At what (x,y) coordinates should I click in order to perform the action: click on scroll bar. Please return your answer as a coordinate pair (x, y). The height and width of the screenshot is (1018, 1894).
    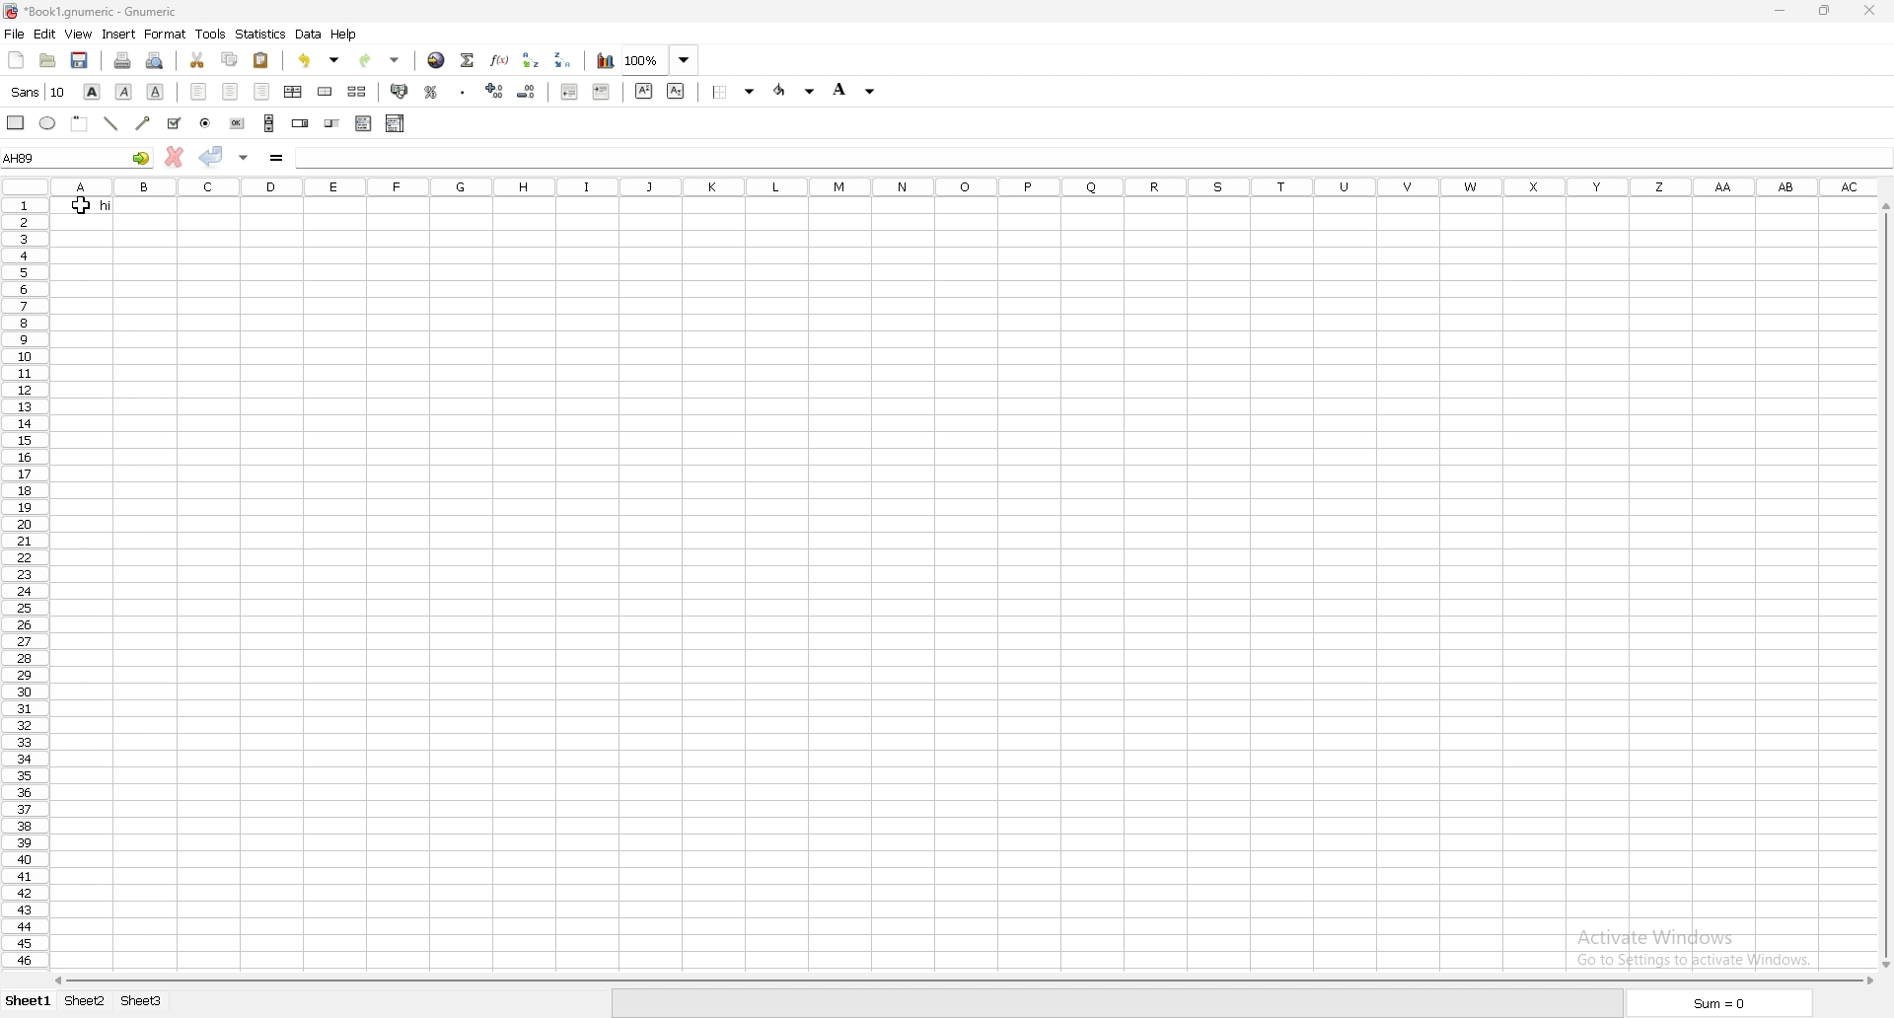
    Looking at the image, I should click on (963, 978).